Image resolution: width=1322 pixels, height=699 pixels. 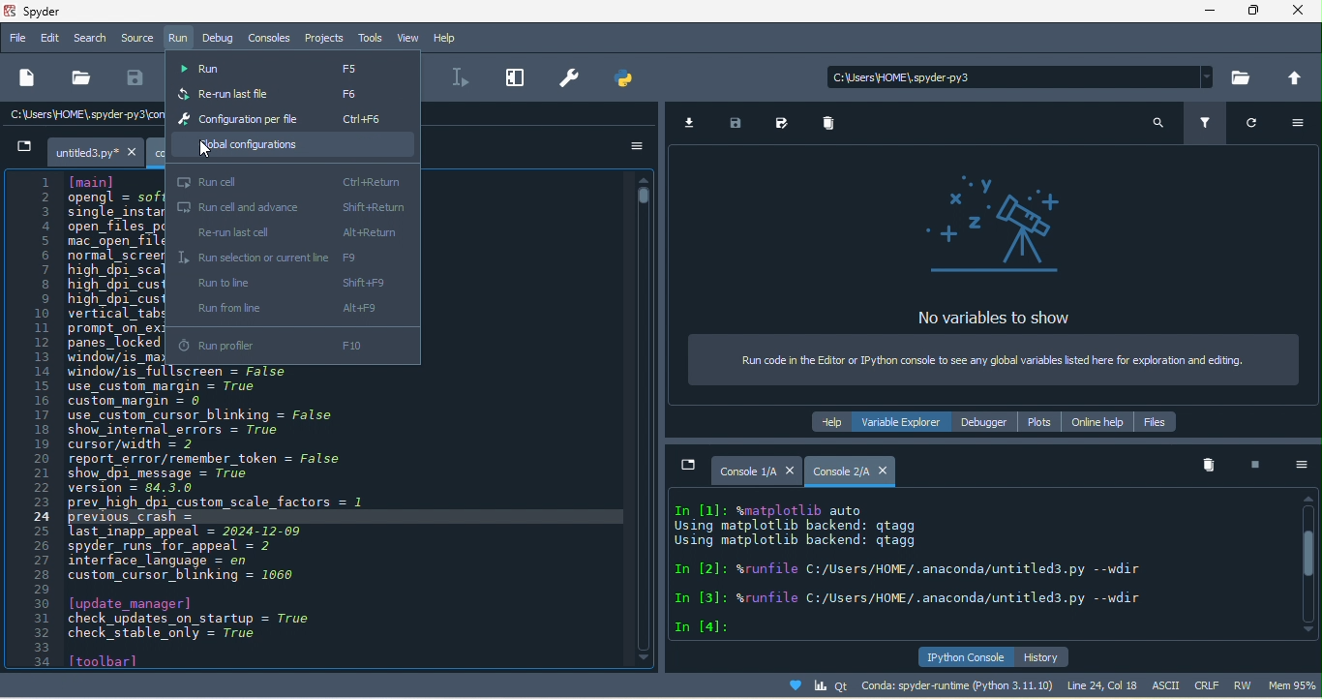 I want to click on run code in the editor , so click(x=991, y=357).